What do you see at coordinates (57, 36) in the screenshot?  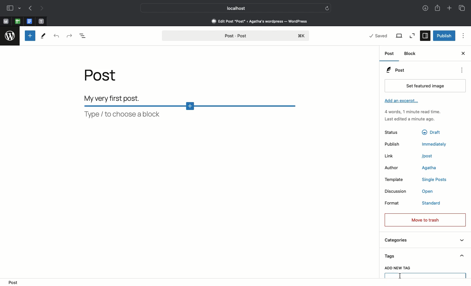 I see `Undo` at bounding box center [57, 36].